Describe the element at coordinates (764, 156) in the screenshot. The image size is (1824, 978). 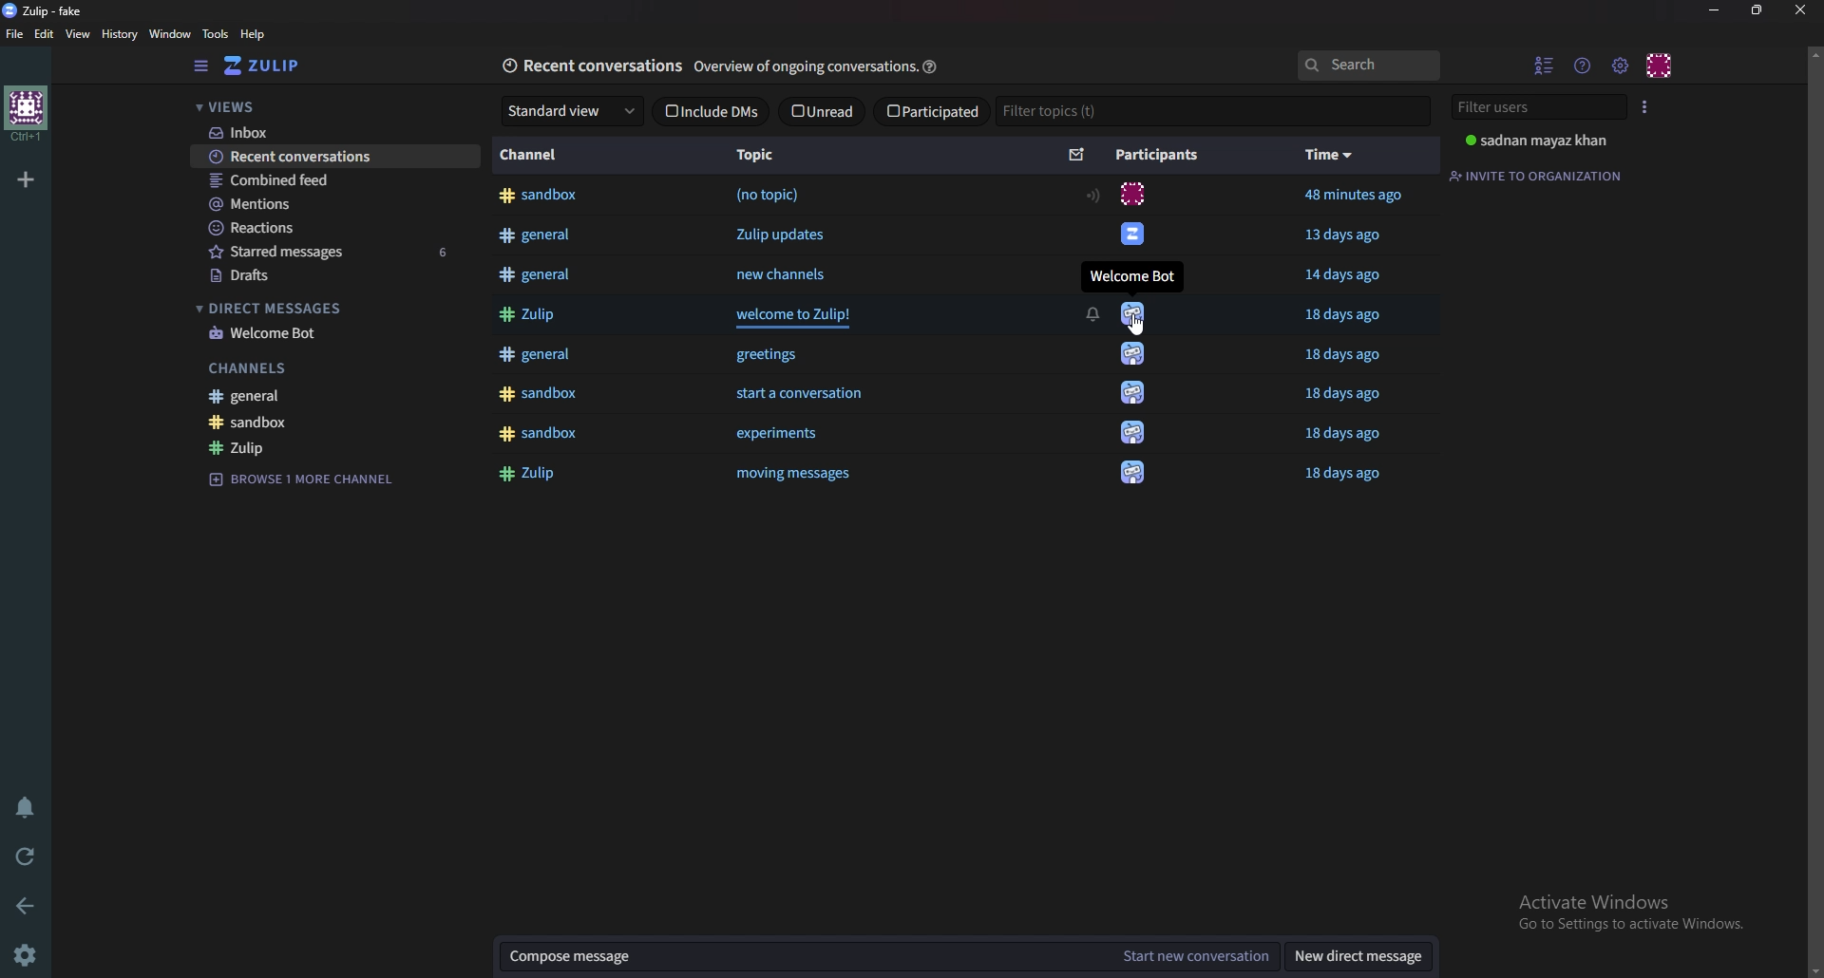
I see `topic` at that location.